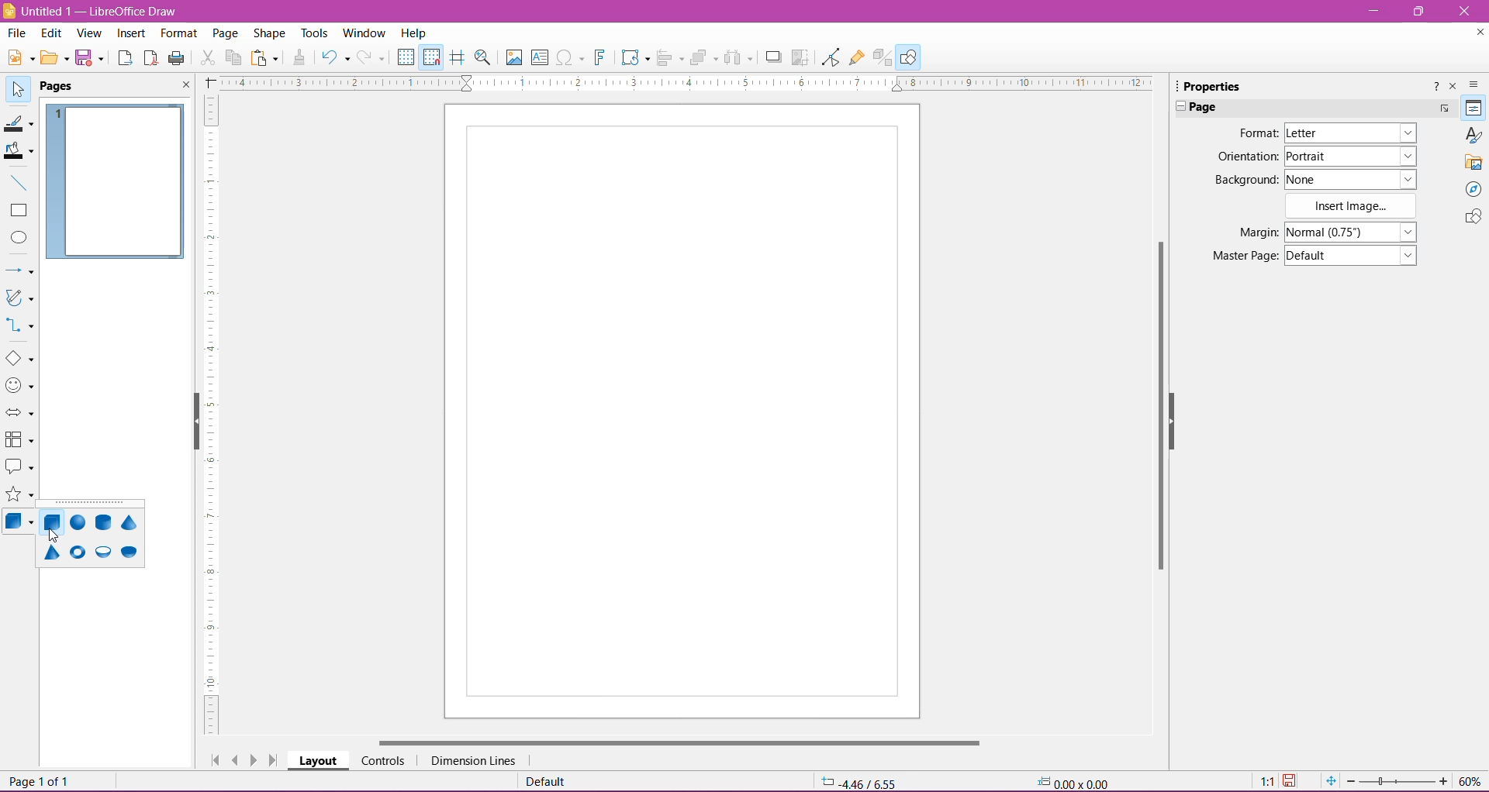  Describe the element at coordinates (19, 151) in the screenshot. I see `Fill Color` at that location.